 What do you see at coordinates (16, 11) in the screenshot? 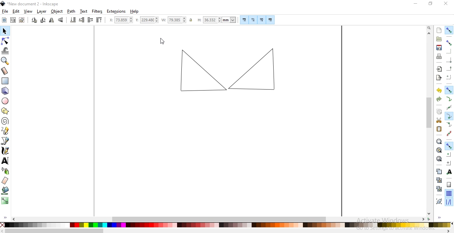
I see `edit` at bounding box center [16, 11].